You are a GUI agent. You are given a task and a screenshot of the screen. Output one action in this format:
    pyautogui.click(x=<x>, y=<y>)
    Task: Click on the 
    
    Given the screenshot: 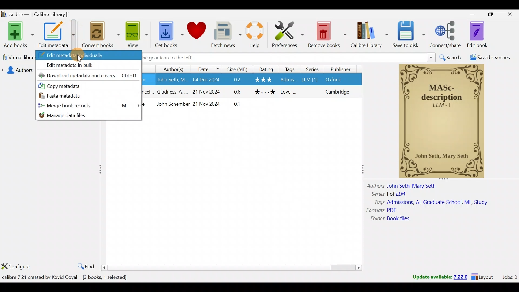 What is the action you would take?
    pyautogui.click(x=239, y=80)
    